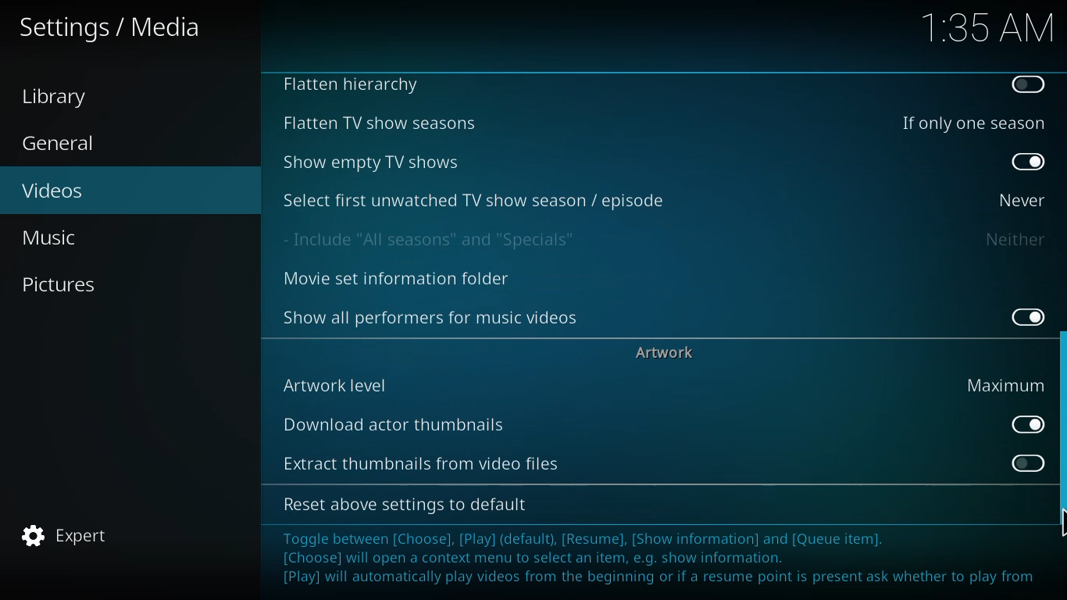  What do you see at coordinates (970, 122) in the screenshot?
I see `if only one season` at bounding box center [970, 122].